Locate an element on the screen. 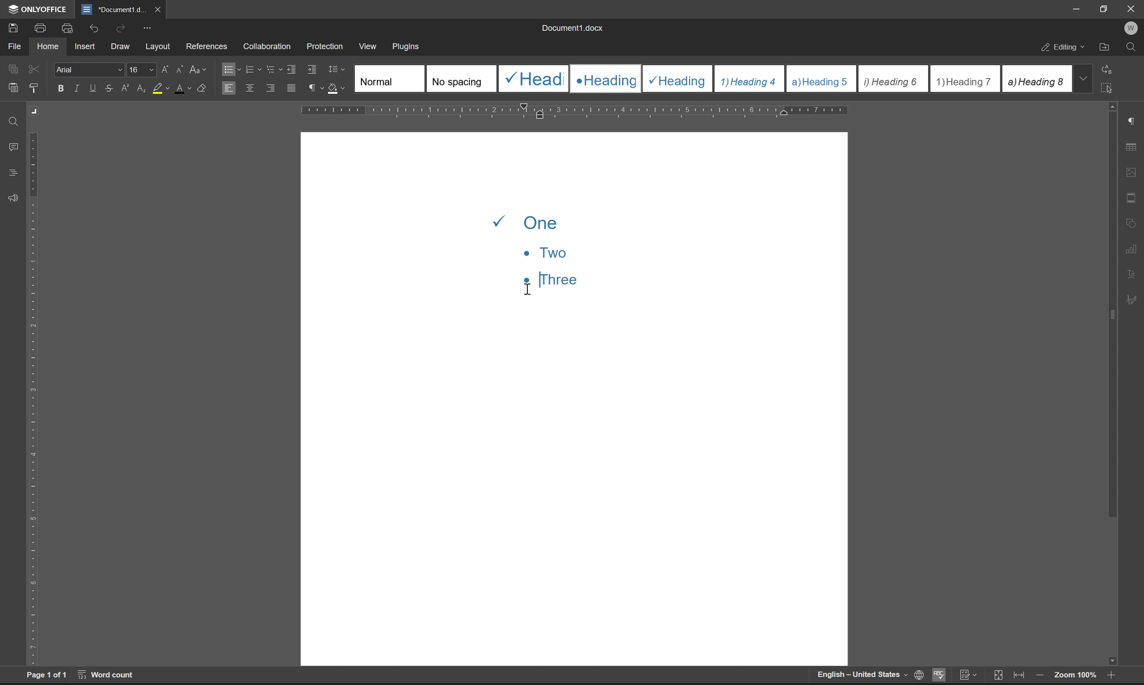  table settings is located at coordinates (1131, 148).